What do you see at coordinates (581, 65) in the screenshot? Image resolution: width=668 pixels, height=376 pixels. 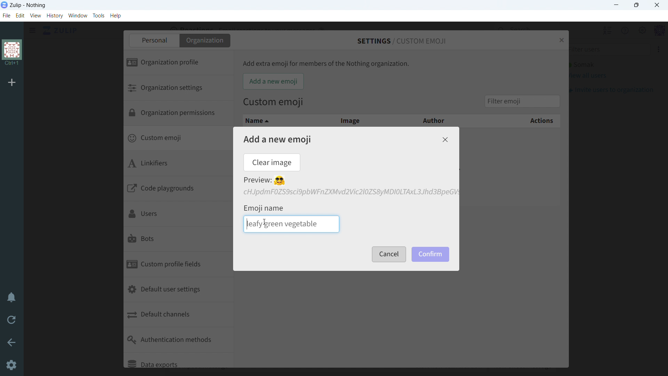 I see `active user` at bounding box center [581, 65].